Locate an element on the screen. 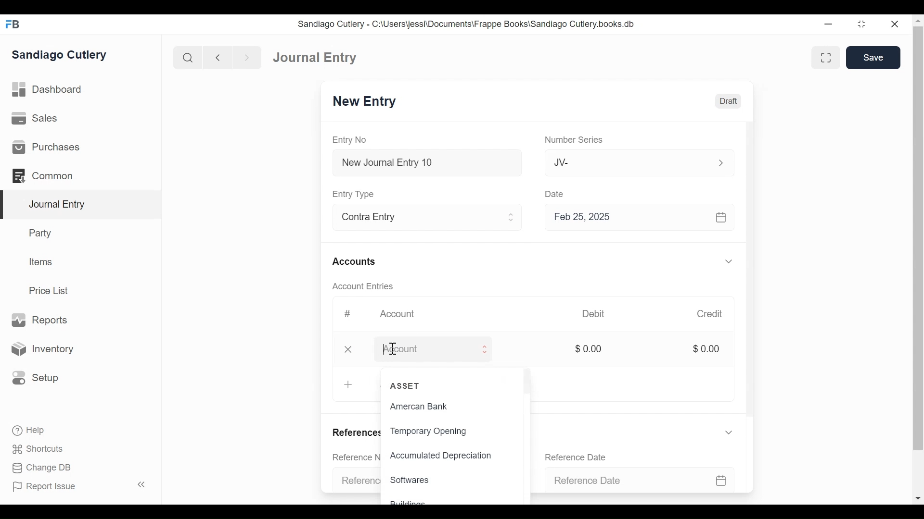 This screenshot has height=519, width=924. Change DB is located at coordinates (38, 468).